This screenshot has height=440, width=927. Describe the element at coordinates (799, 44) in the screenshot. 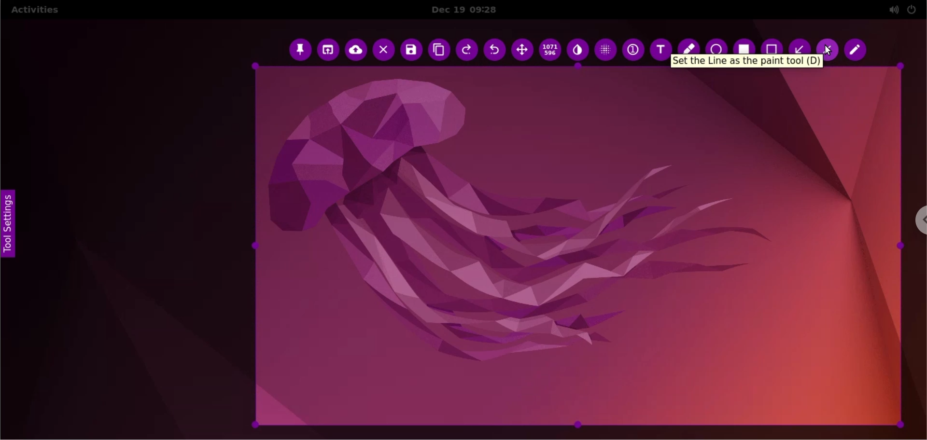

I see `arrow` at that location.